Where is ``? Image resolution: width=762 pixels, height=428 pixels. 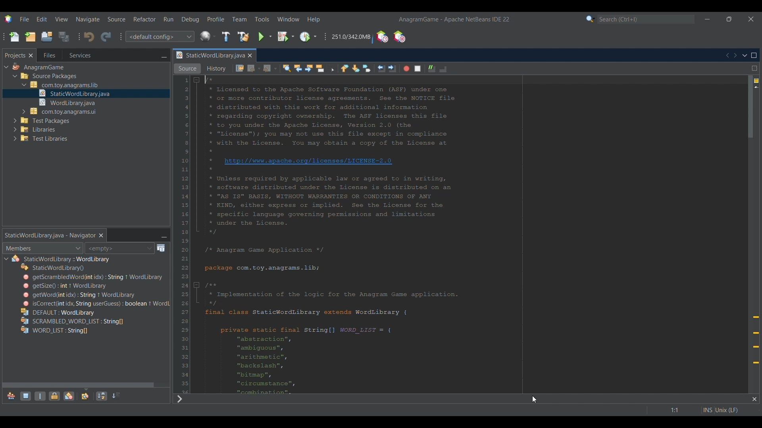
 is located at coordinates (49, 77).